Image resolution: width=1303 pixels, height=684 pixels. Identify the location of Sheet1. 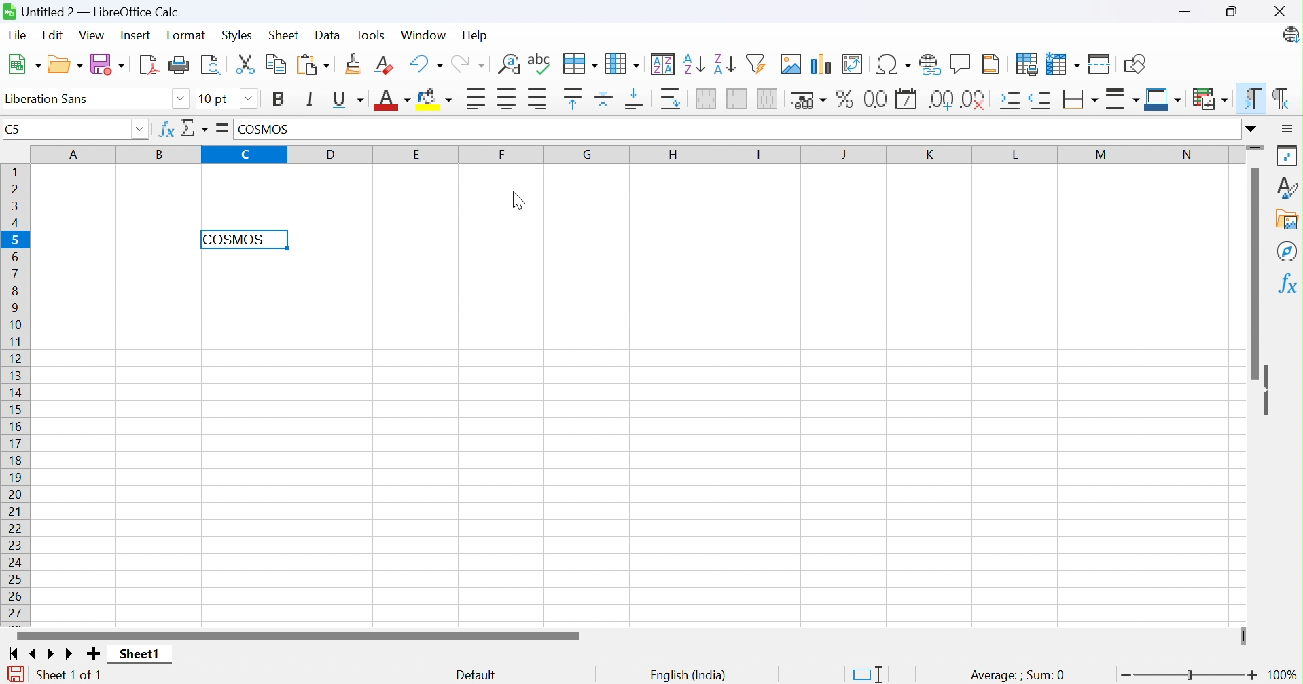
(139, 655).